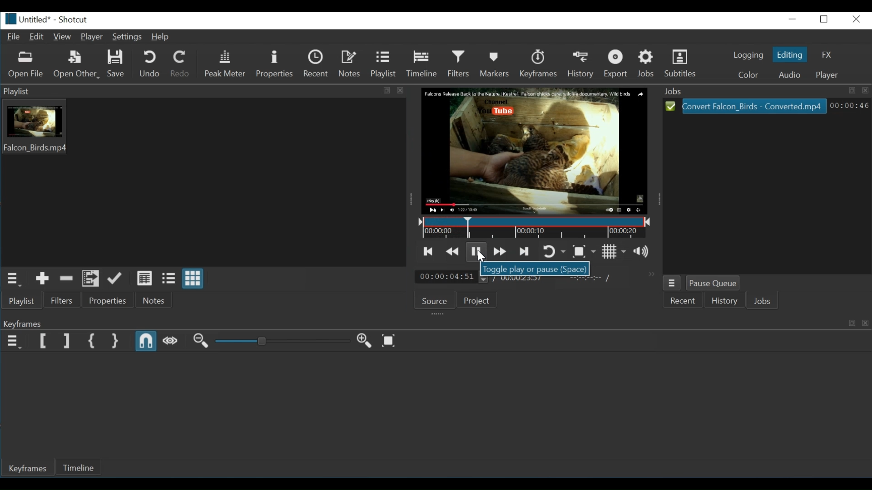 The image size is (872, 490). Describe the element at coordinates (274, 64) in the screenshot. I see `Properties` at that location.